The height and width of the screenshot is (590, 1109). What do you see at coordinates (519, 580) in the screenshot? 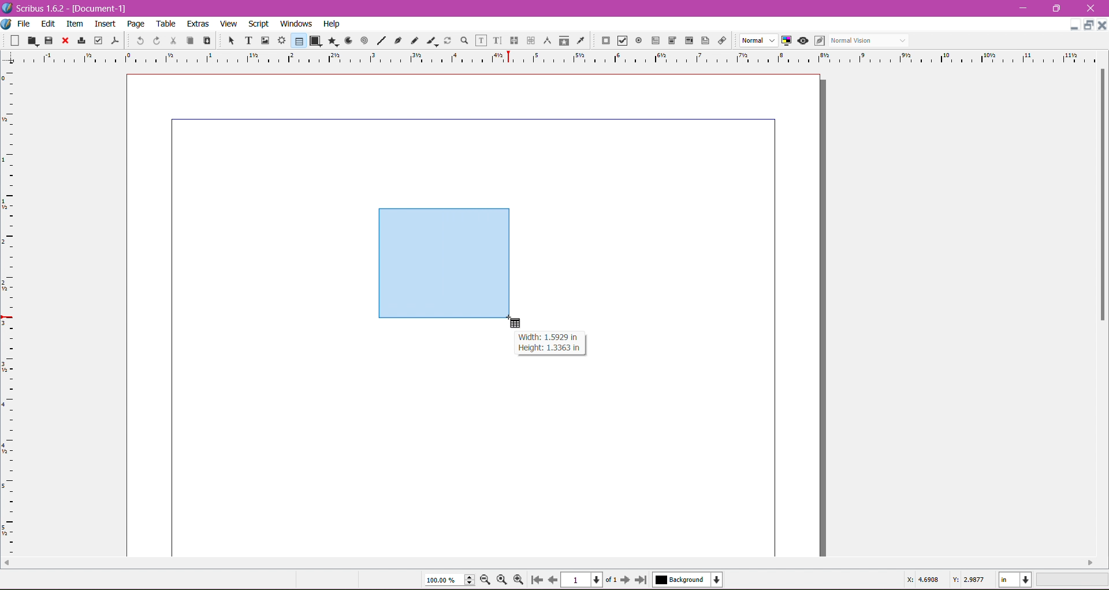
I see `Zoom in` at bounding box center [519, 580].